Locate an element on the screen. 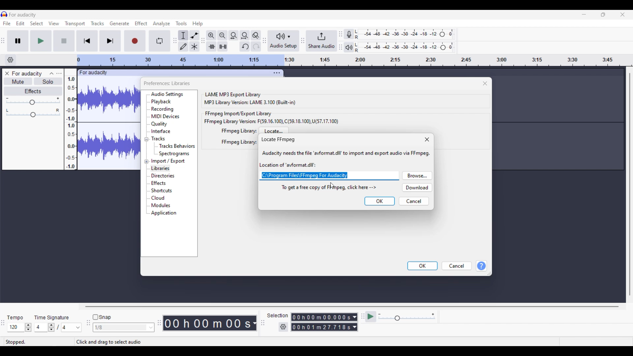  Play/Play once is located at coordinates (41, 41).